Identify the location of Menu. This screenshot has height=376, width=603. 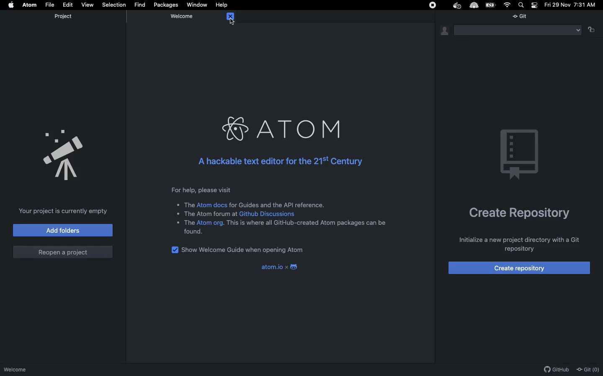
(517, 30).